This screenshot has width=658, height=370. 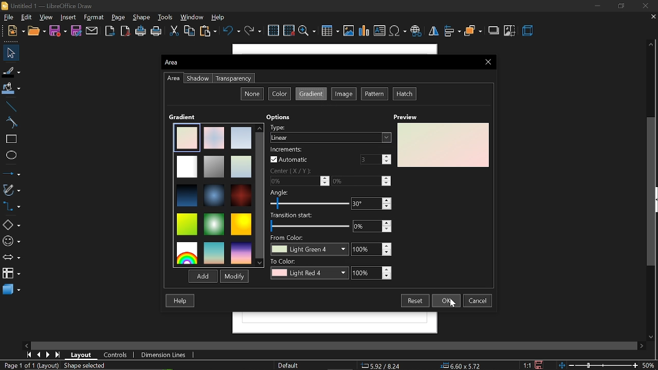 I want to click on page style, so click(x=287, y=365).